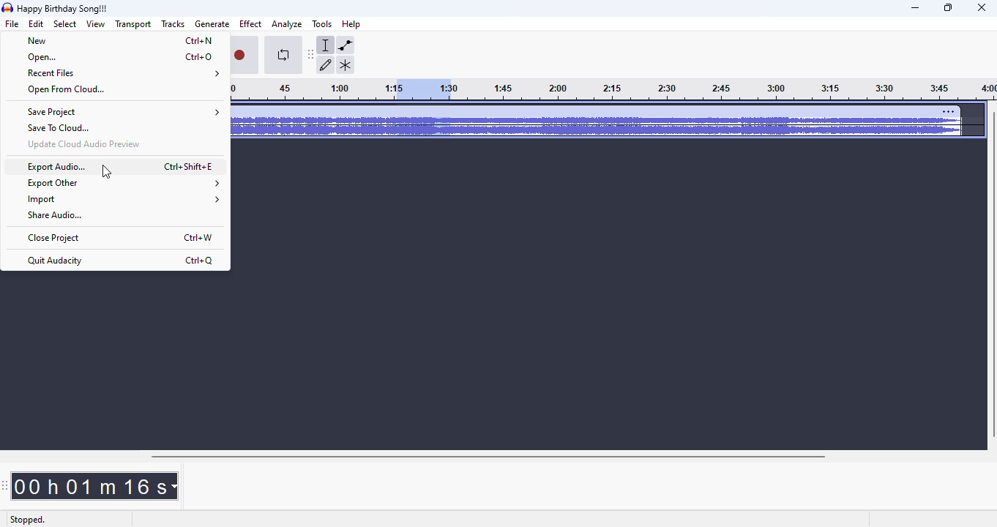  I want to click on shortcut for quit audacity, so click(200, 261).